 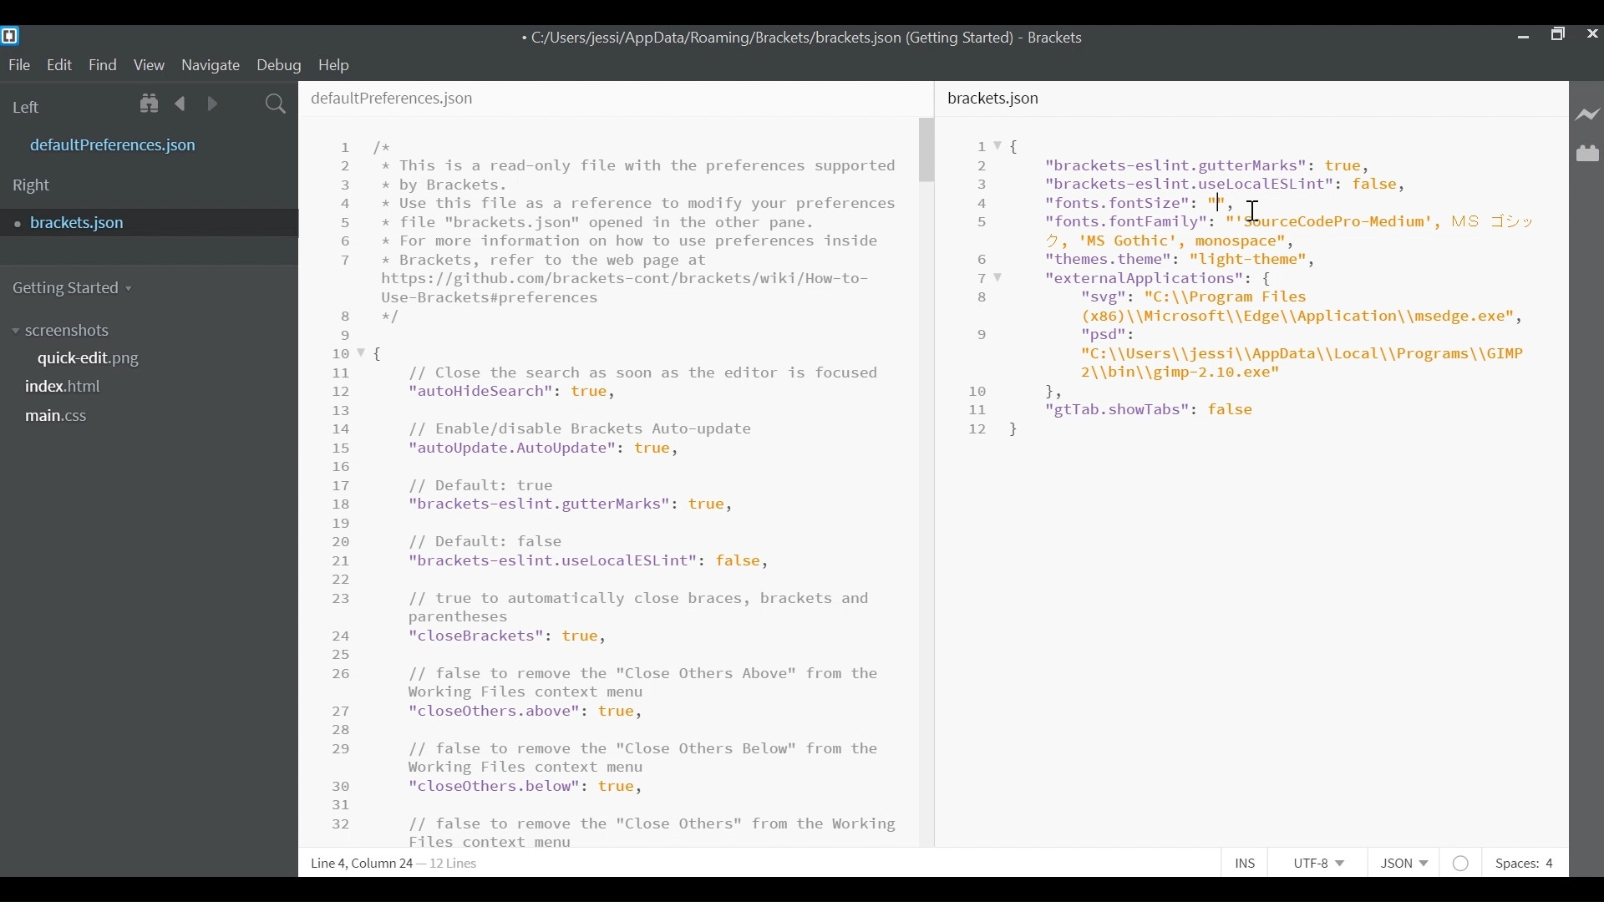 What do you see at coordinates (62, 65) in the screenshot?
I see `Edit` at bounding box center [62, 65].